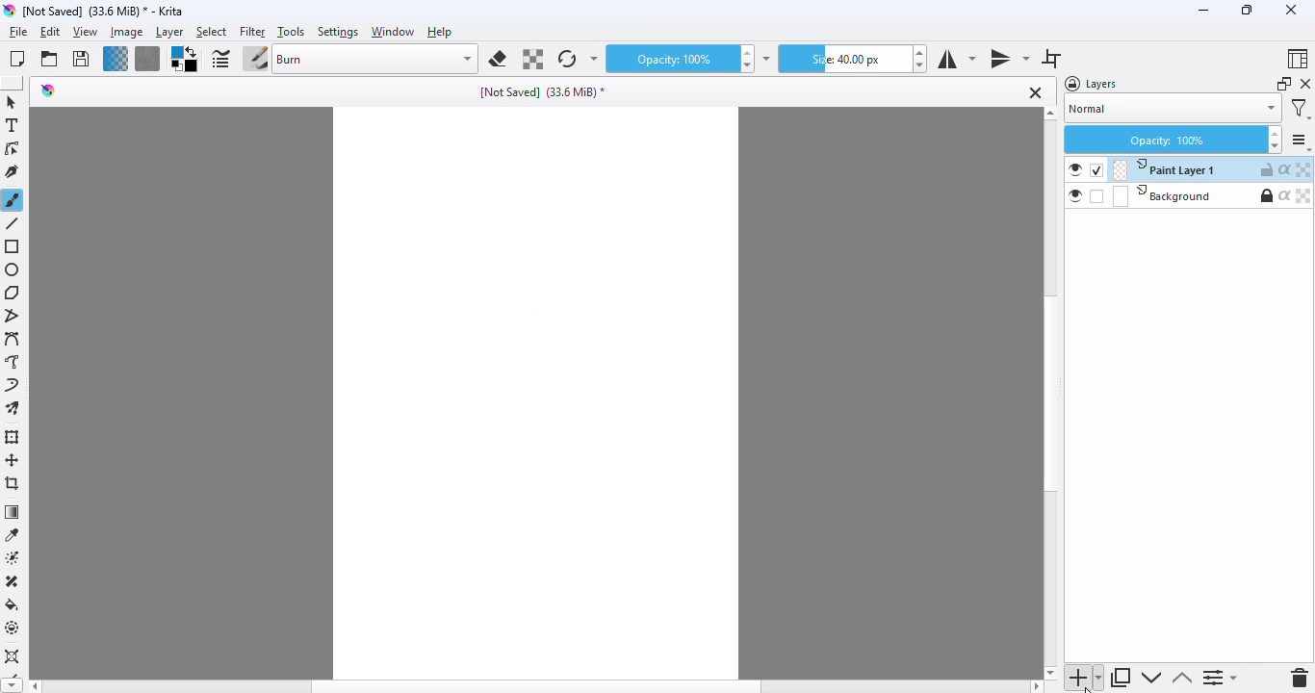 The height and width of the screenshot is (693, 1315). I want to click on scroll left, so click(1037, 686).